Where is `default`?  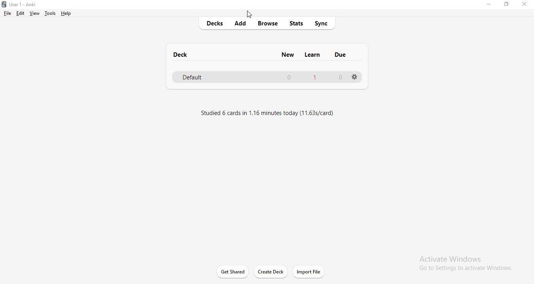
default is located at coordinates (197, 78).